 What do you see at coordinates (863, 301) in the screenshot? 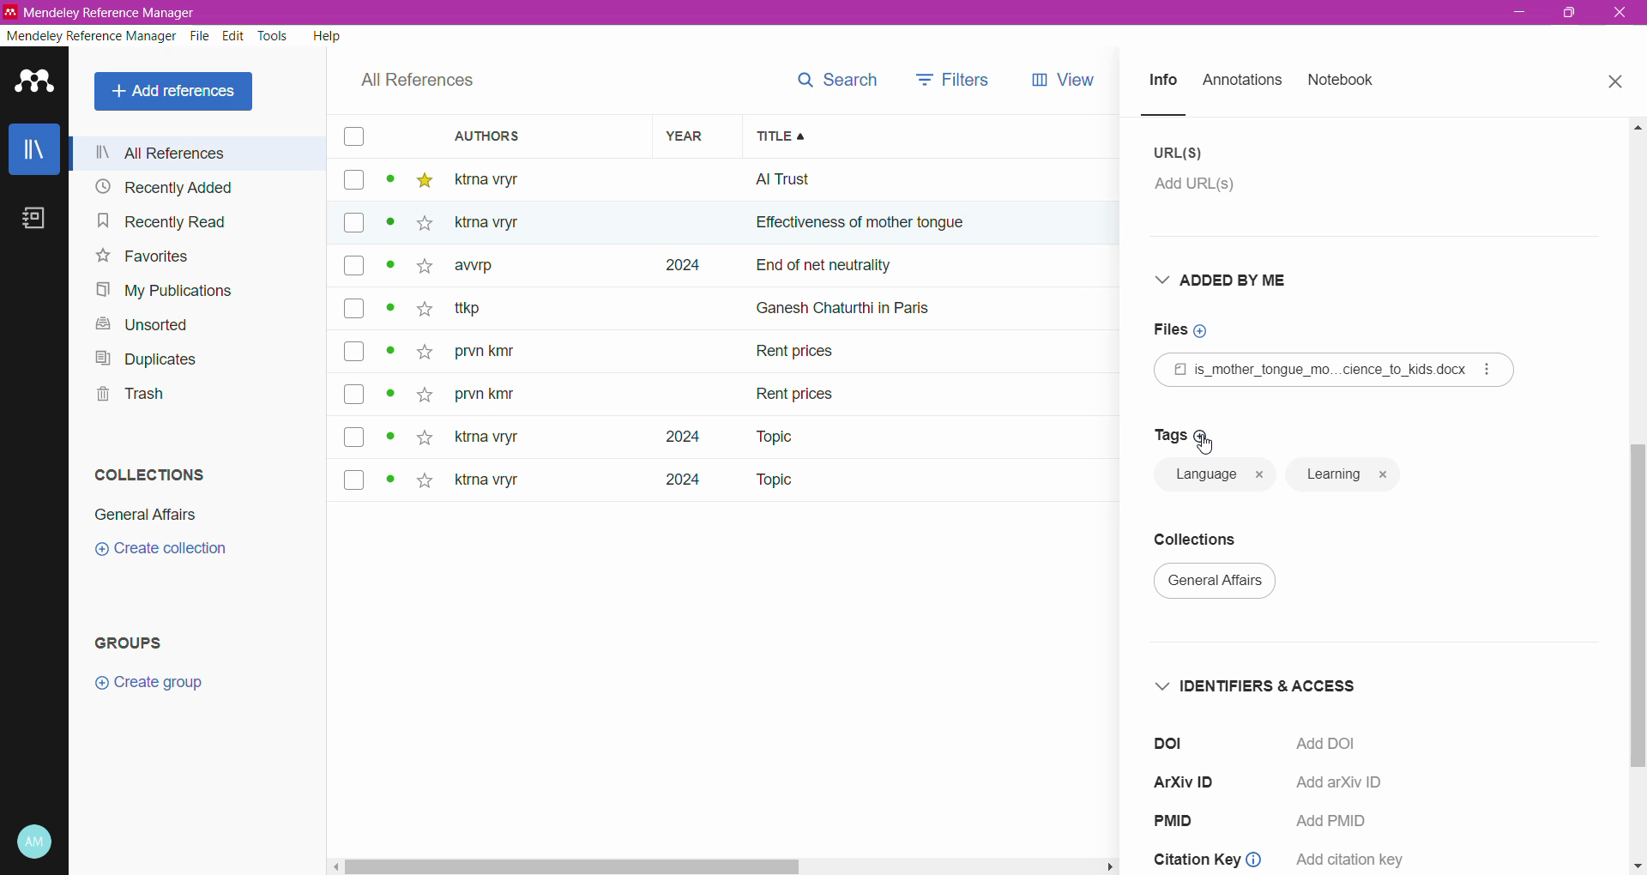
I see `ganesh chaturthi in paris ` at bounding box center [863, 301].